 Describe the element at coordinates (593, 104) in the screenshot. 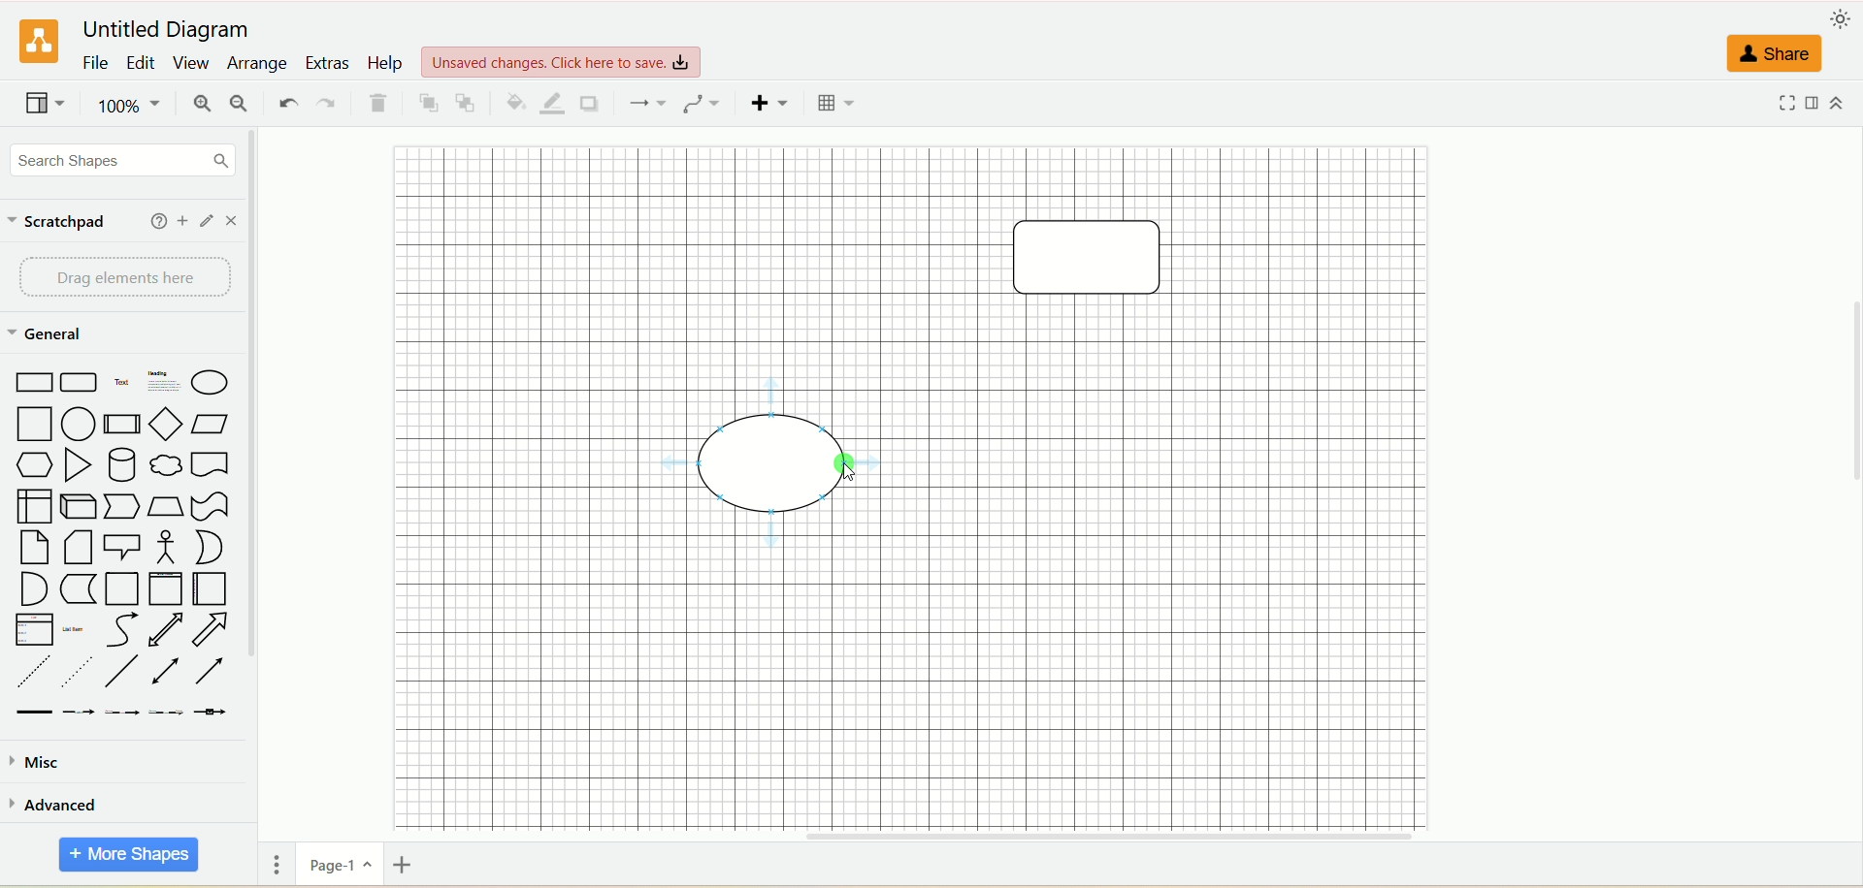

I see `shadow` at that location.